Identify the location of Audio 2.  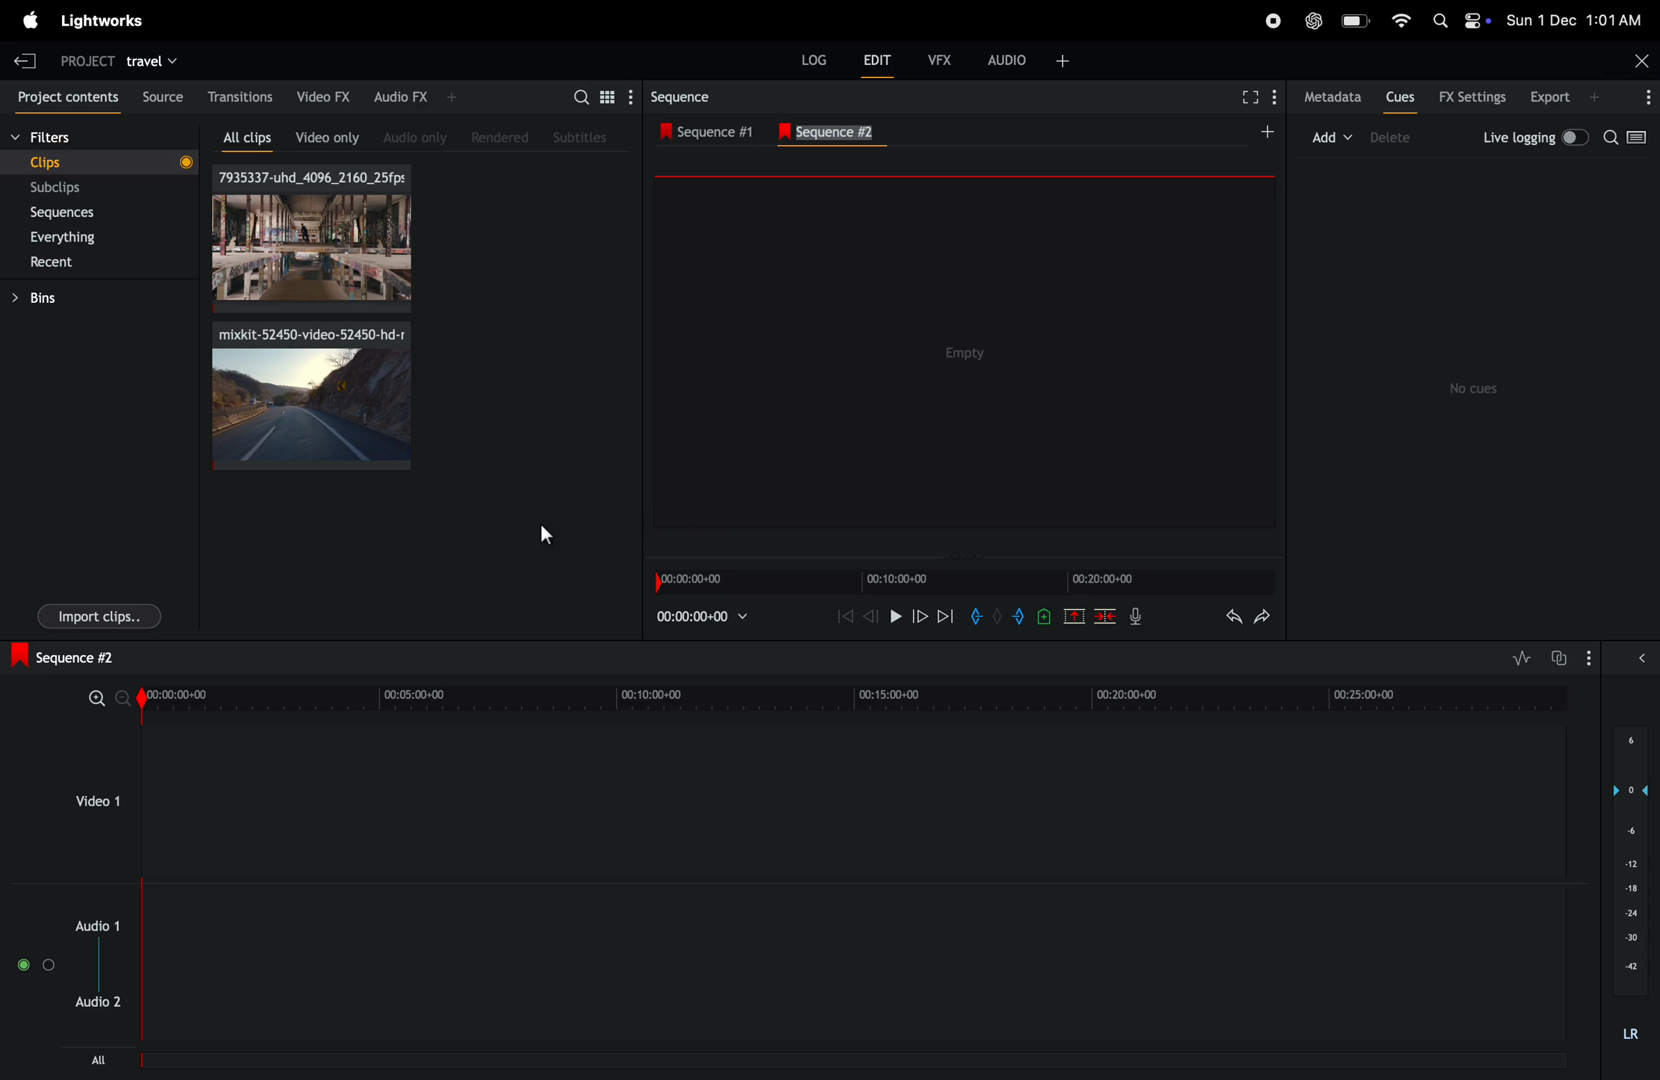
(101, 1009).